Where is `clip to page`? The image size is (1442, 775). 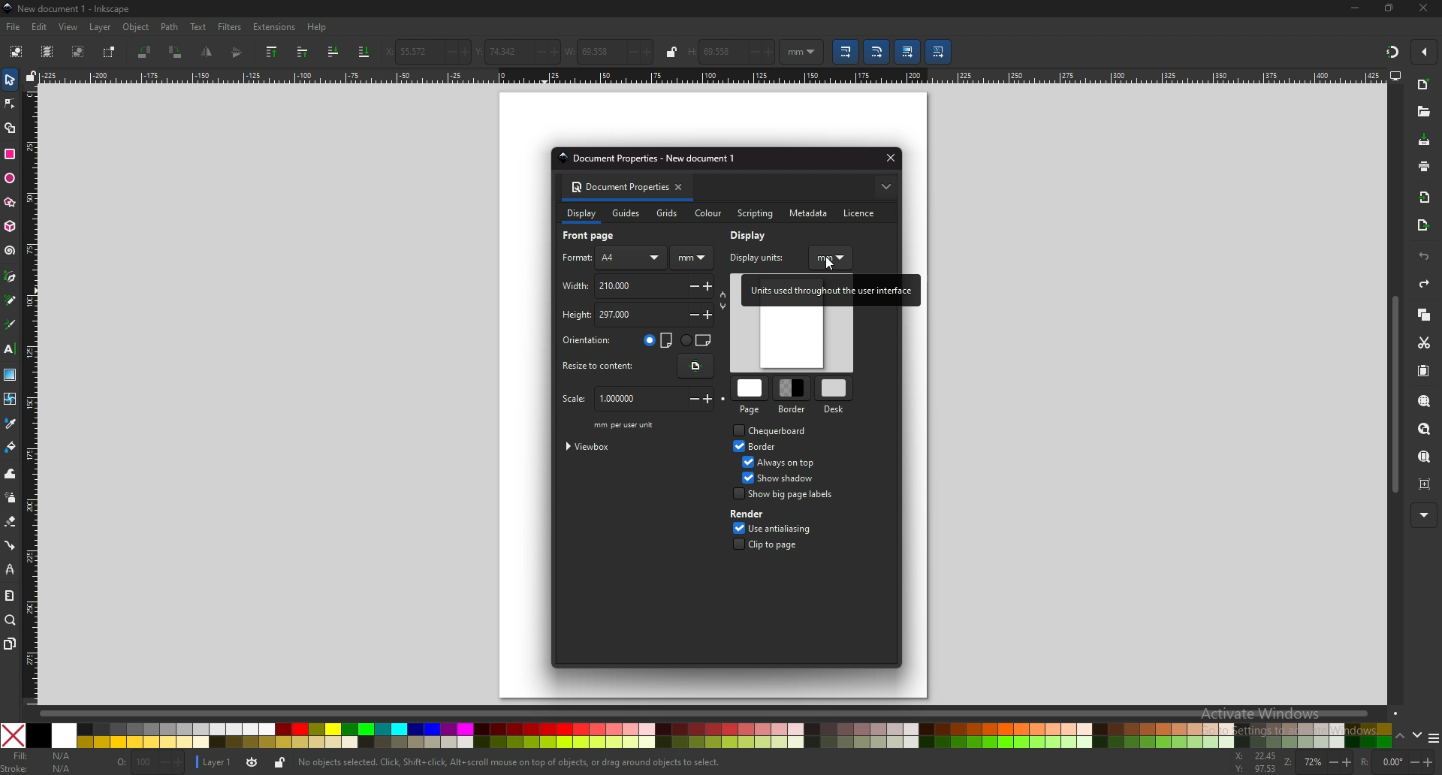 clip to page is located at coordinates (781, 544).